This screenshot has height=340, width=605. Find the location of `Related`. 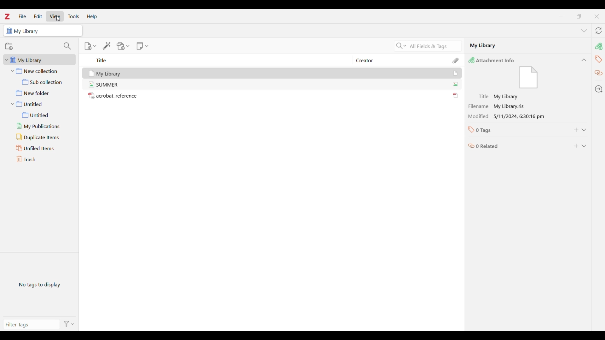

Related is located at coordinates (598, 73).